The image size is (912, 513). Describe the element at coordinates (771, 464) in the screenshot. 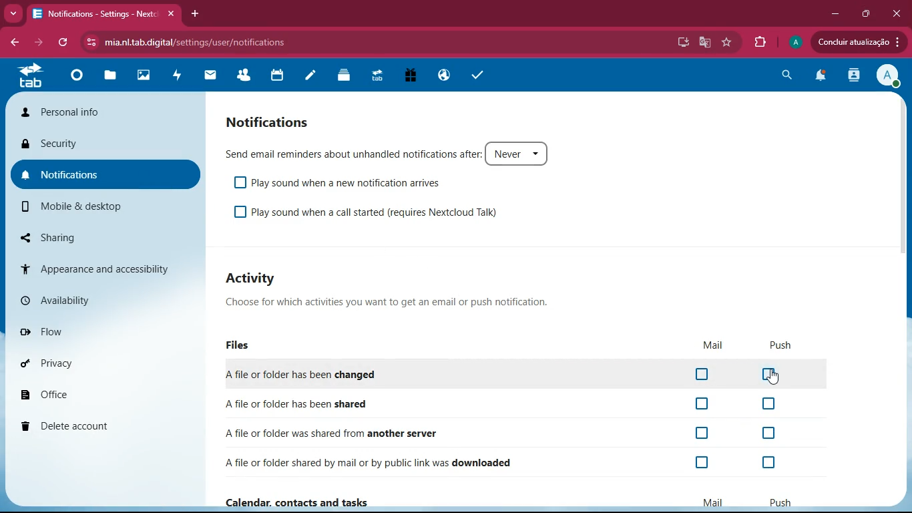

I see `off` at that location.